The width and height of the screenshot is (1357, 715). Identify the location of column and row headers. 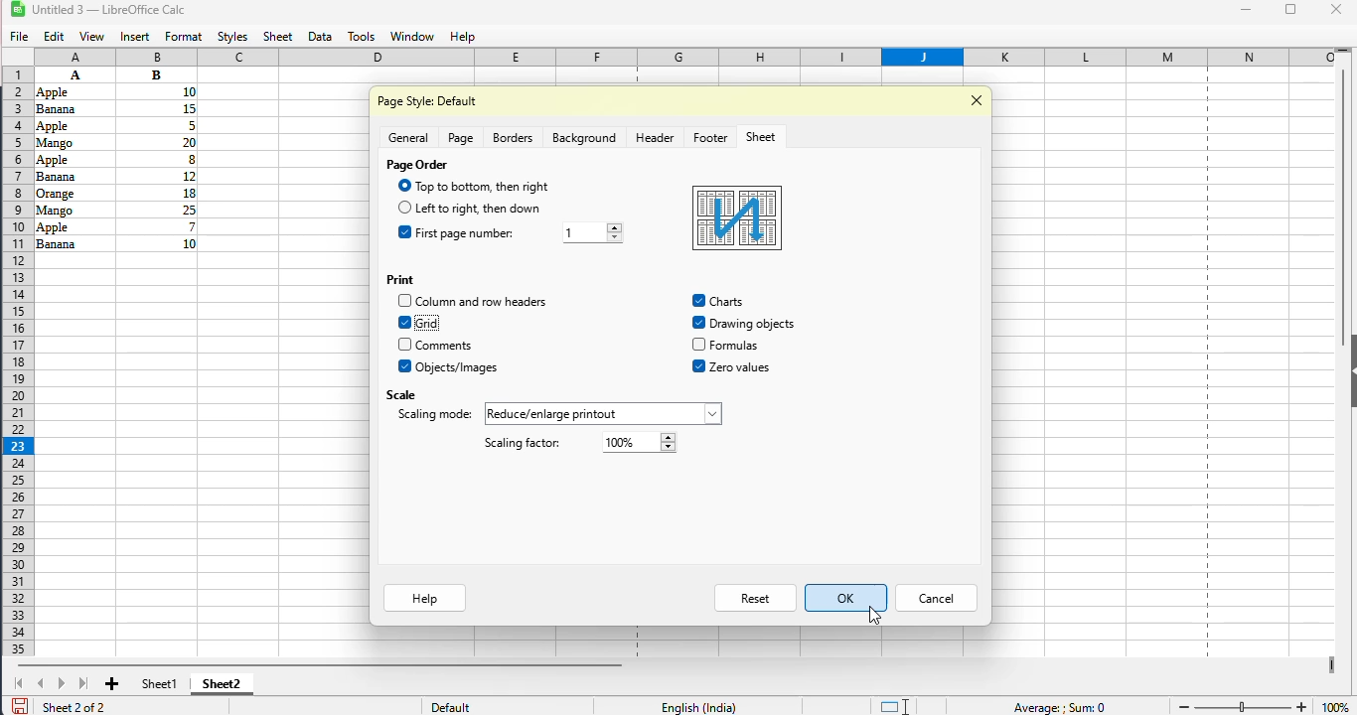
(483, 301).